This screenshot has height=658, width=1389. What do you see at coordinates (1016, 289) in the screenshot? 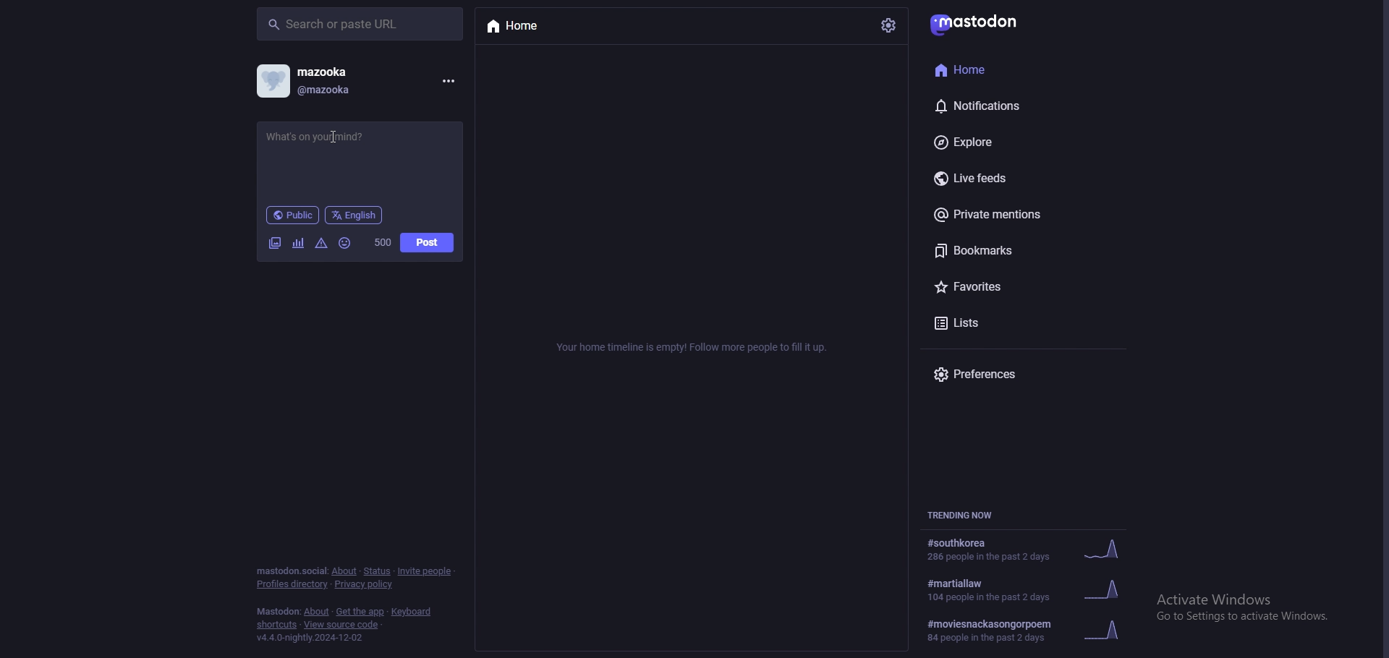
I see `favourites` at bounding box center [1016, 289].